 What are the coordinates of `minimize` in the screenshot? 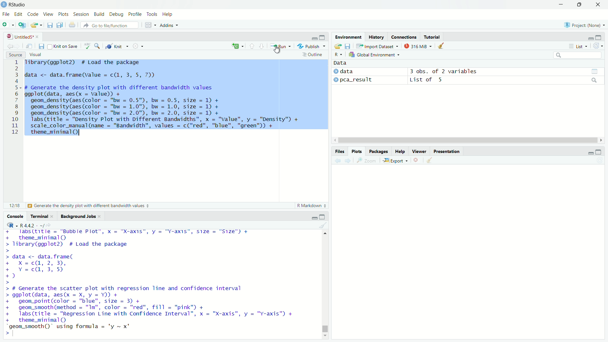 It's located at (313, 37).